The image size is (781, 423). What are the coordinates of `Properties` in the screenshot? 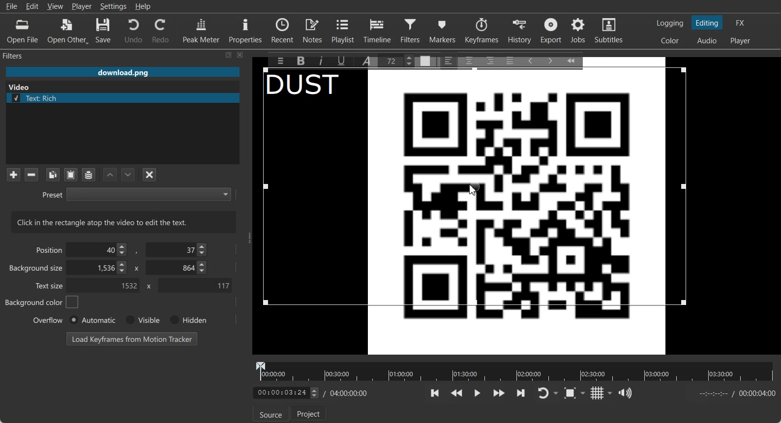 It's located at (245, 30).